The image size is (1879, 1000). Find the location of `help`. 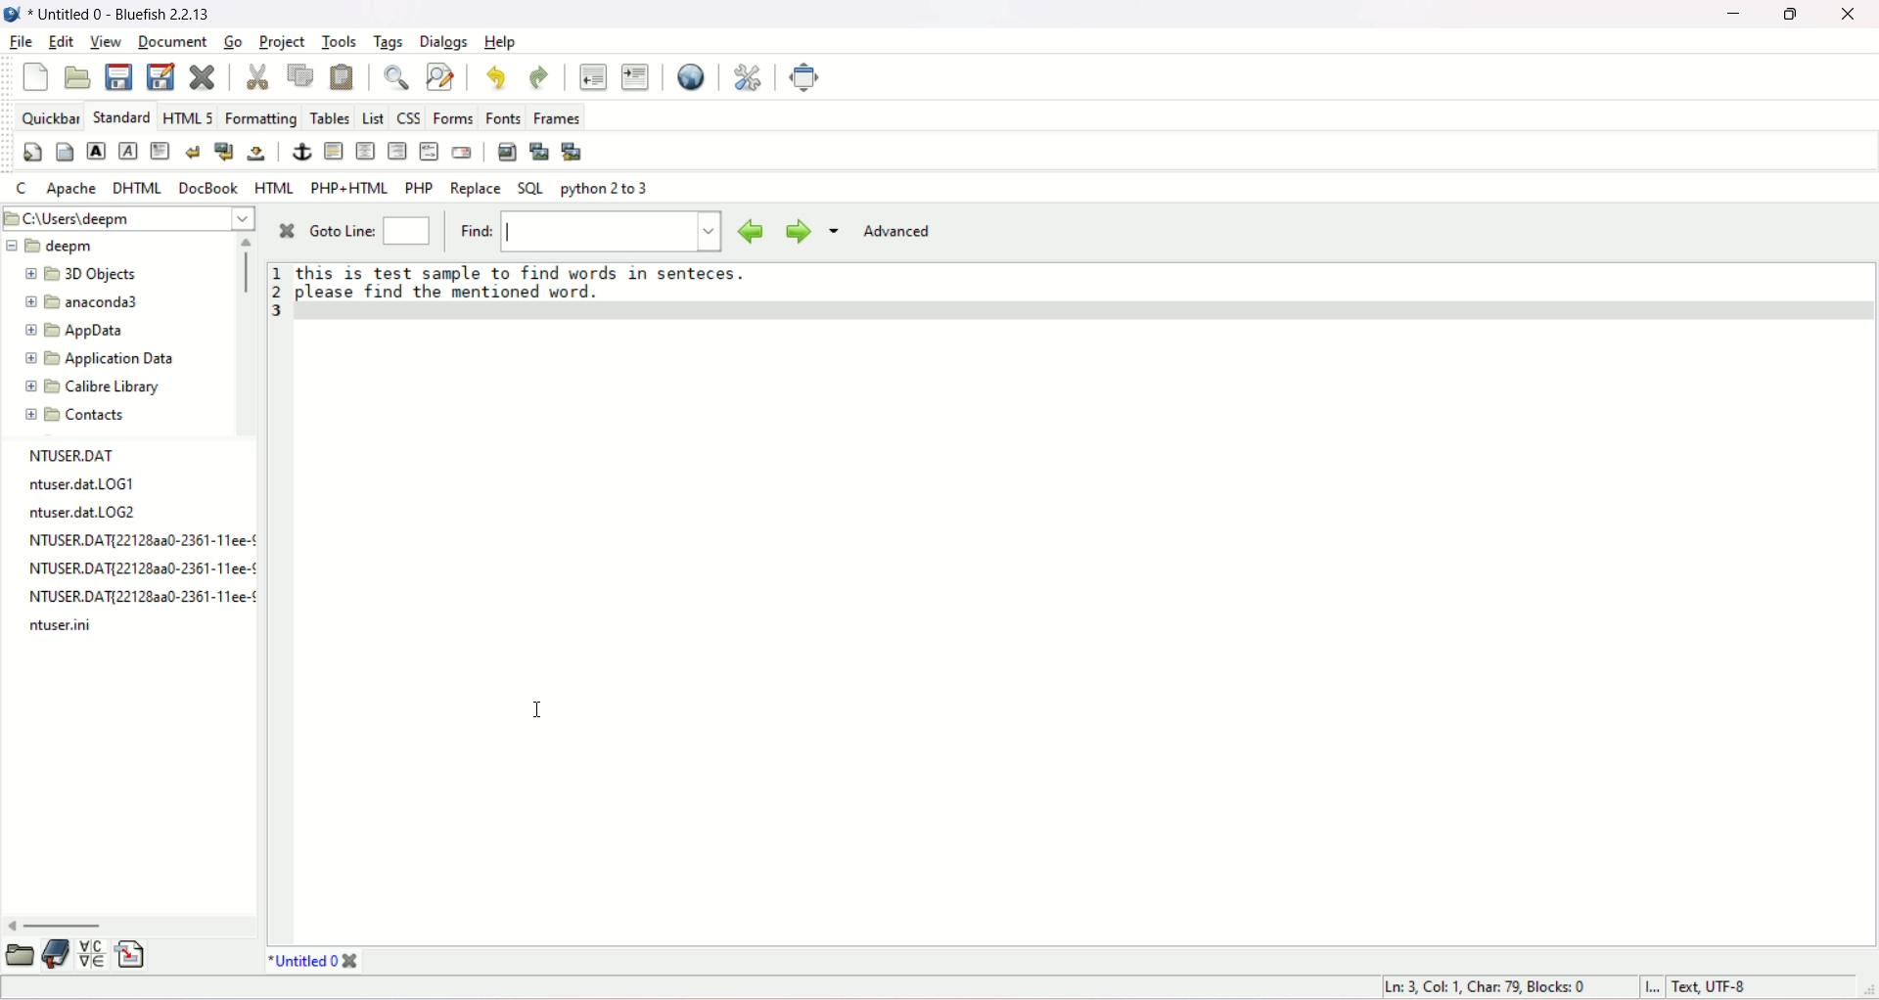

help is located at coordinates (501, 43).